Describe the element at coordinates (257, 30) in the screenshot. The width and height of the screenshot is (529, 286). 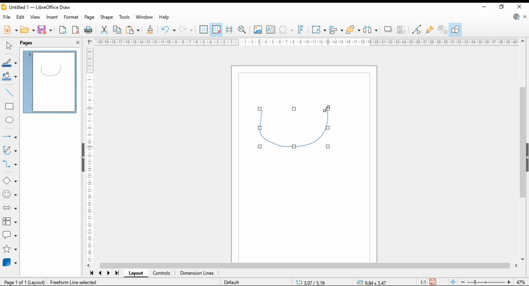
I see `insert image` at that location.